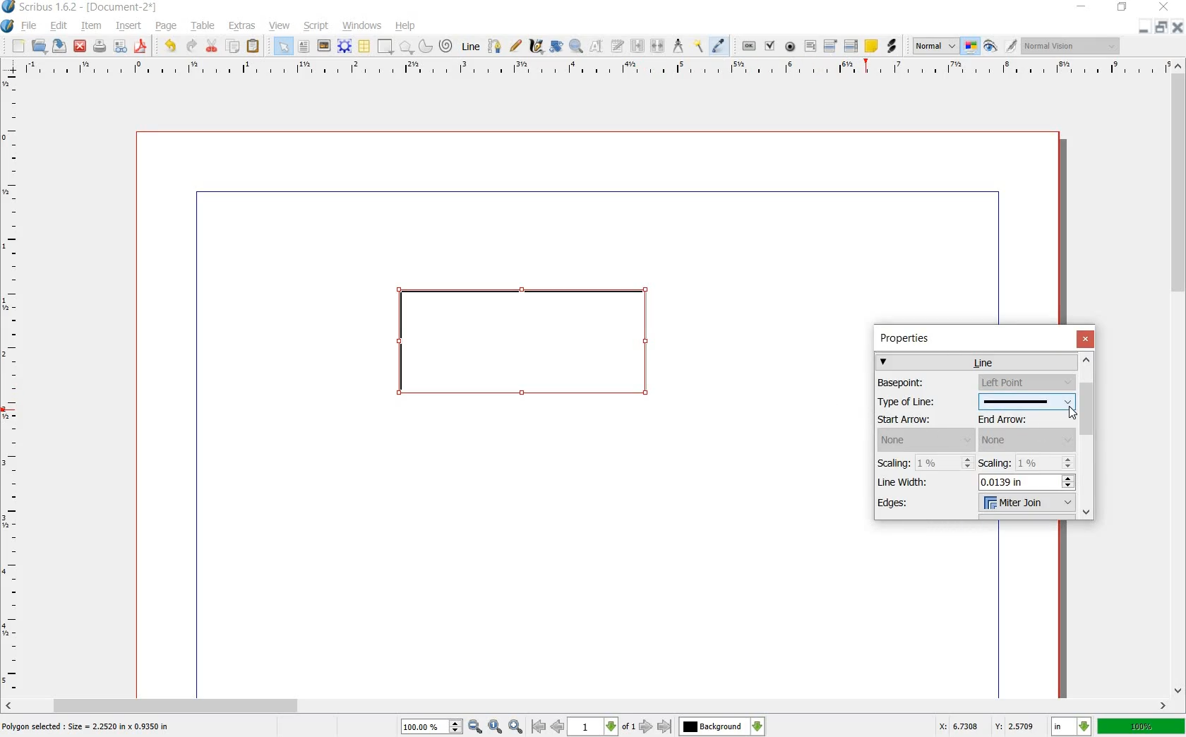 Image resolution: width=1186 pixels, height=737 pixels. What do you see at coordinates (1027, 482) in the screenshot?
I see `0.0139 in` at bounding box center [1027, 482].